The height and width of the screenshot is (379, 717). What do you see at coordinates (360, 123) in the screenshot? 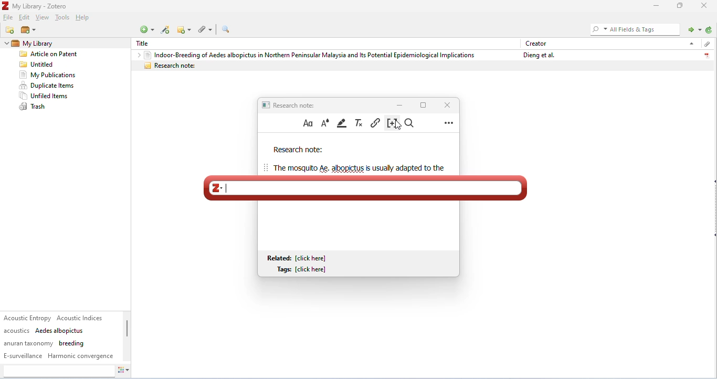
I see `clear formatting` at bounding box center [360, 123].